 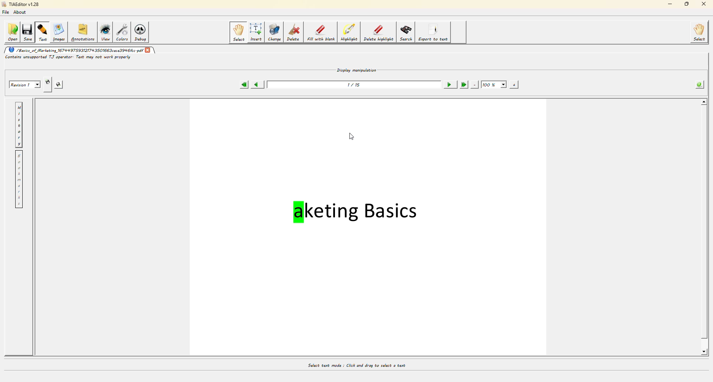 I want to click on export to text, so click(x=435, y=33).